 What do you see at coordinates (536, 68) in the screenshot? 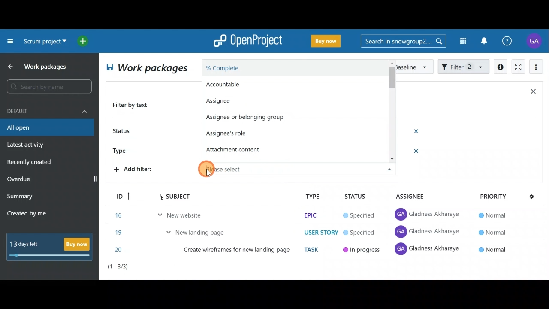
I see `More actions` at bounding box center [536, 68].